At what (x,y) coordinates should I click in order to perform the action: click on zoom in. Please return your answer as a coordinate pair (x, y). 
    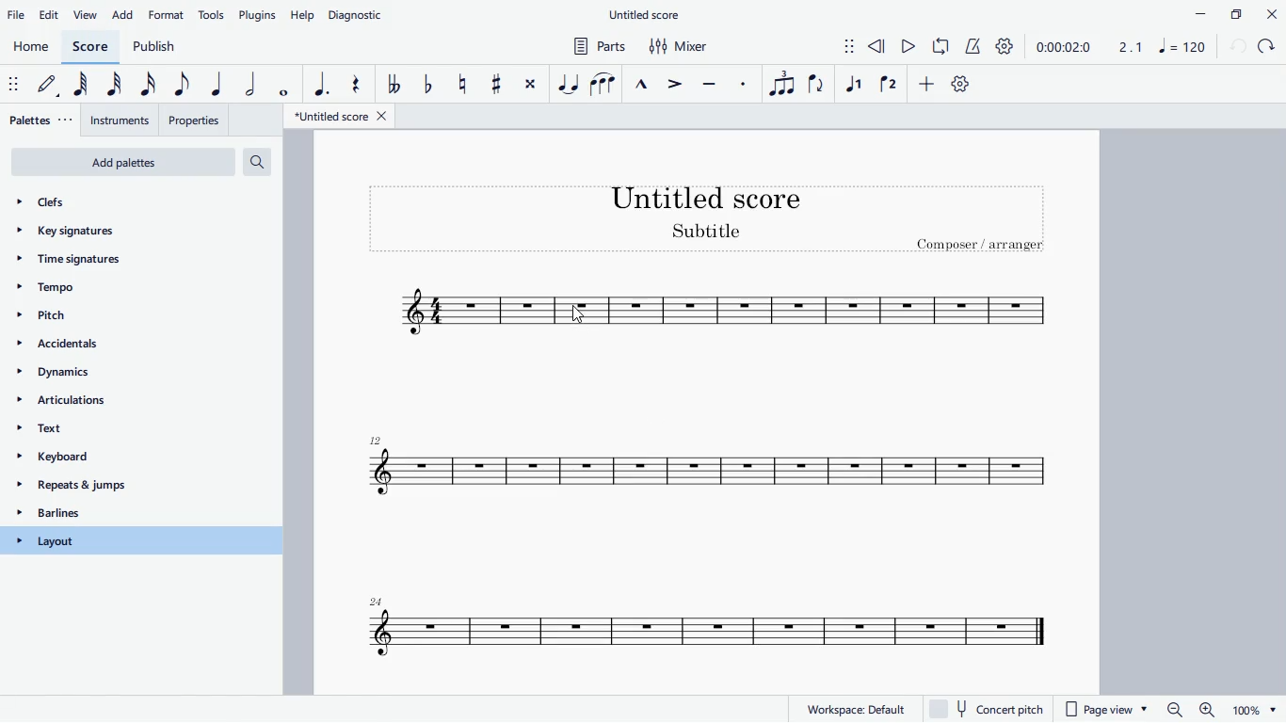
    Looking at the image, I should click on (1205, 710).